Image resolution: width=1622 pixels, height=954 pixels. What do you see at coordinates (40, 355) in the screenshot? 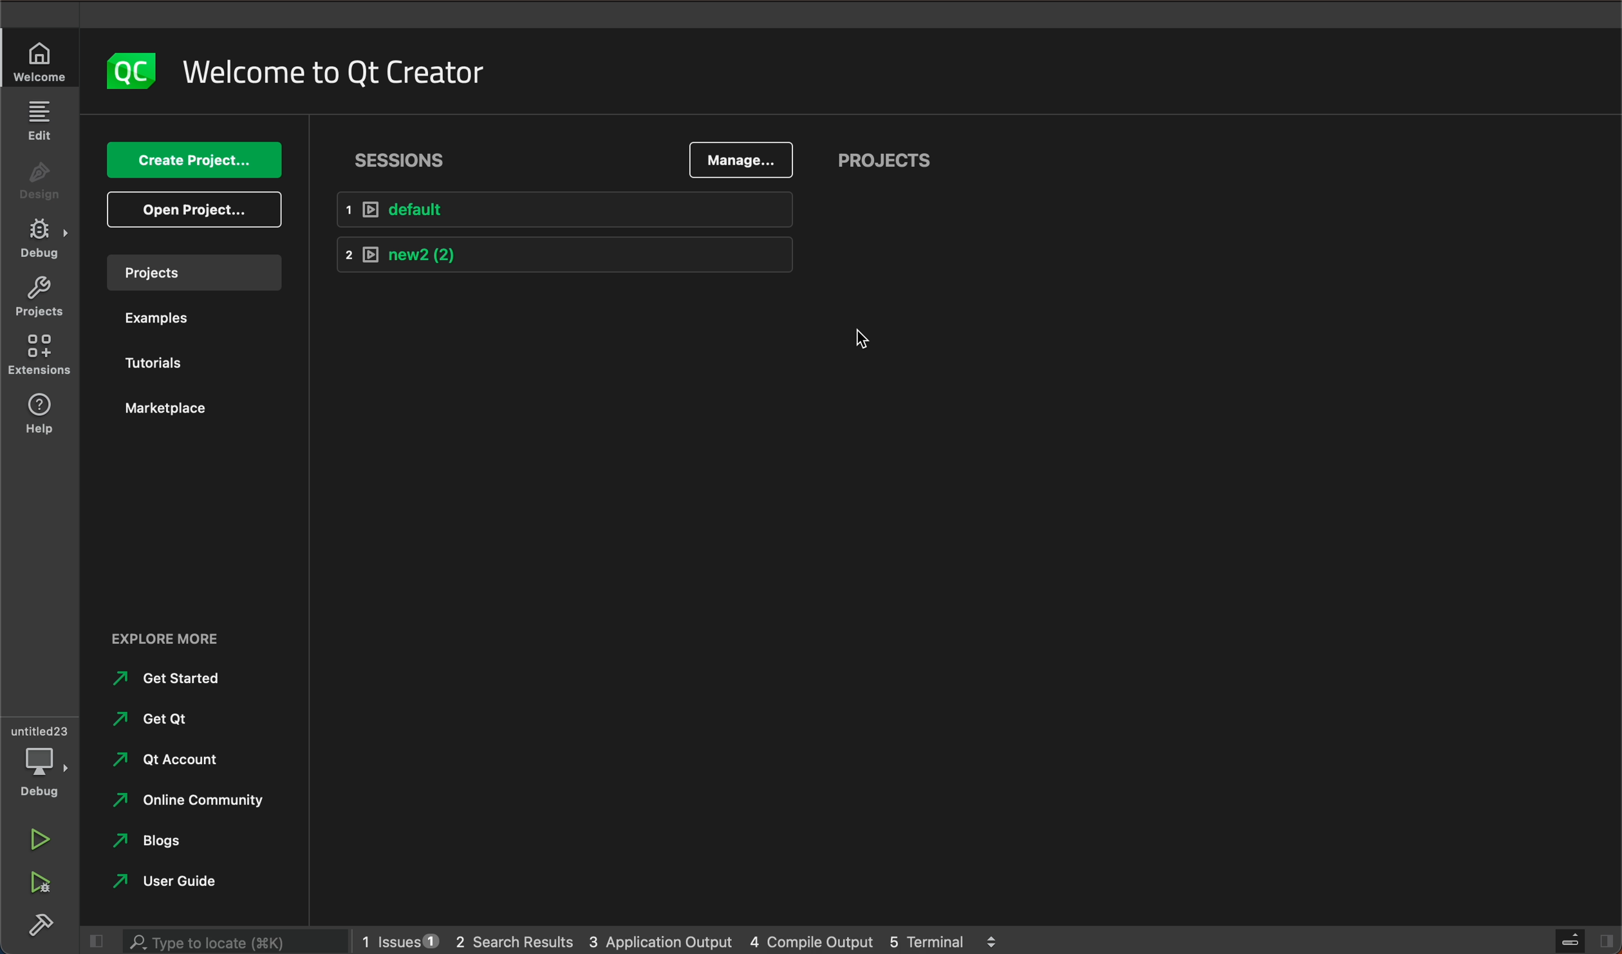
I see `extensions` at bounding box center [40, 355].